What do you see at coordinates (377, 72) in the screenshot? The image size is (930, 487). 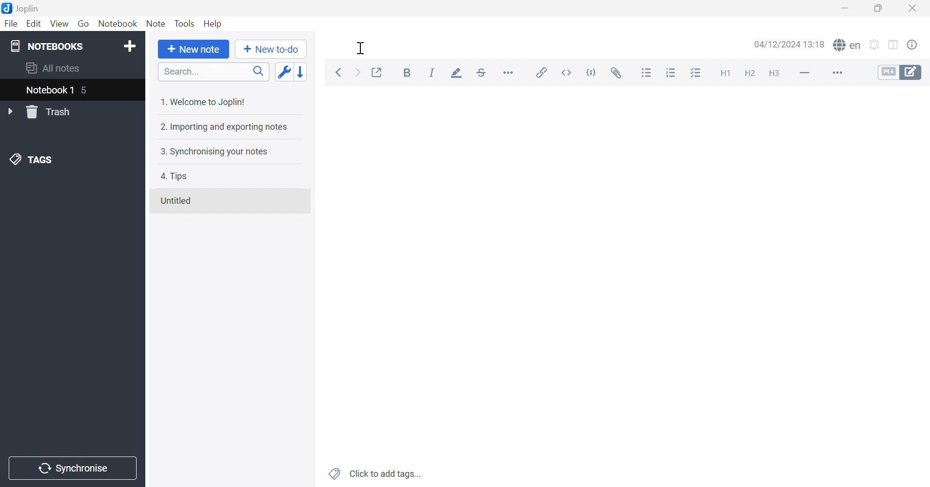 I see `Toggle external editing` at bounding box center [377, 72].